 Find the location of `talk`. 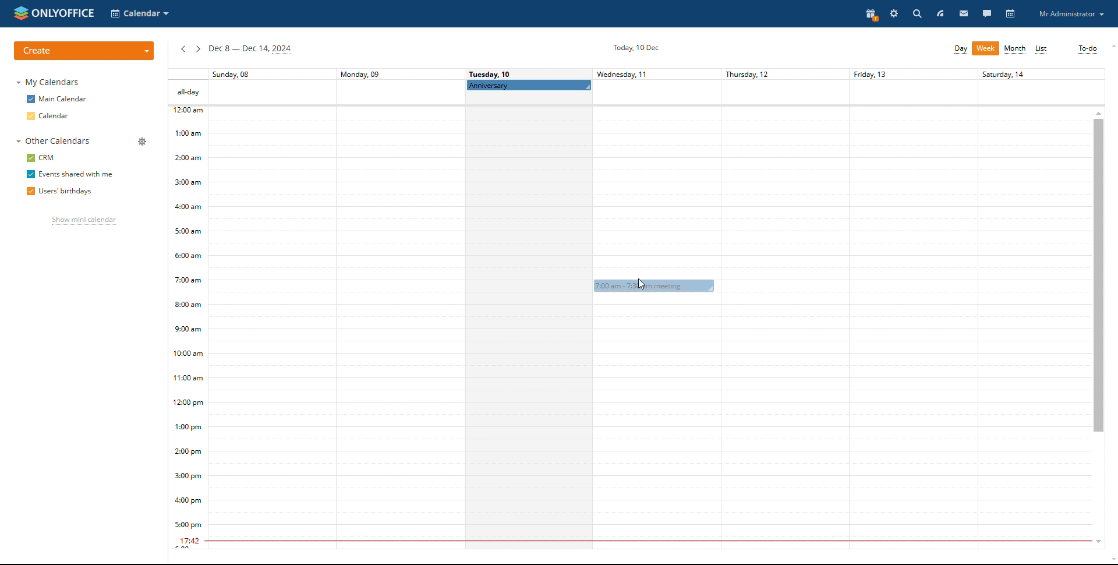

talk is located at coordinates (986, 13).